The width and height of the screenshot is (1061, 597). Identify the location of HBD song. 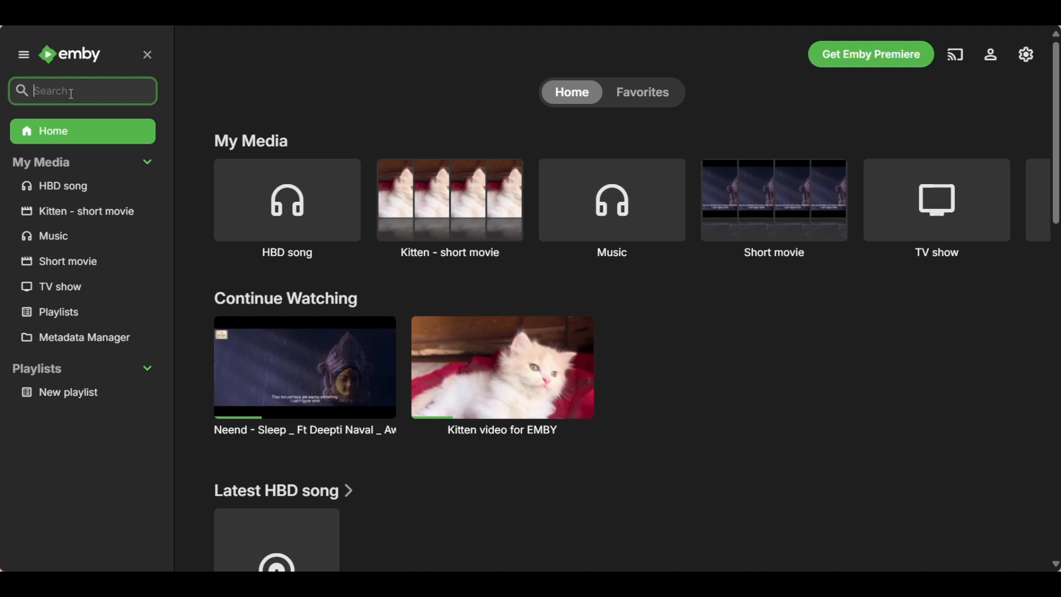
(286, 208).